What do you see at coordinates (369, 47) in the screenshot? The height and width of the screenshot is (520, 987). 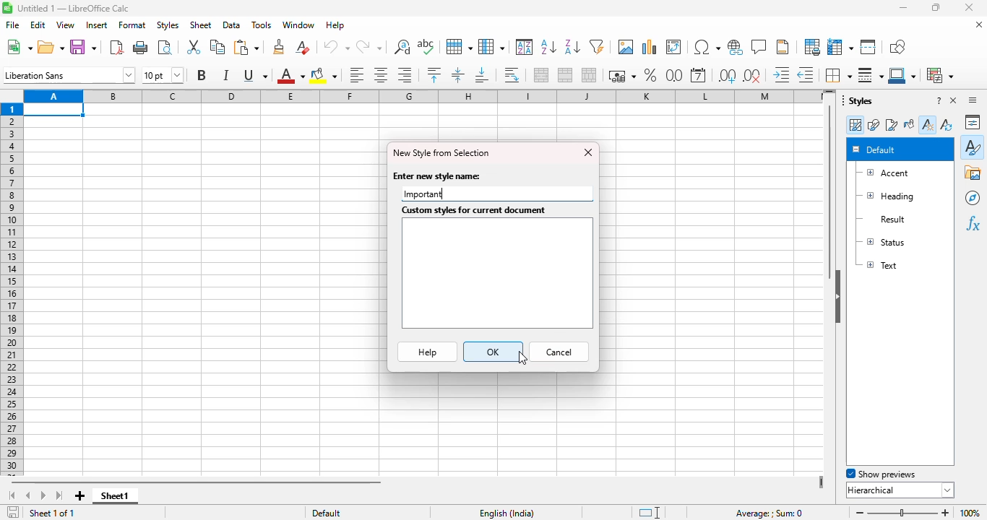 I see `redo` at bounding box center [369, 47].